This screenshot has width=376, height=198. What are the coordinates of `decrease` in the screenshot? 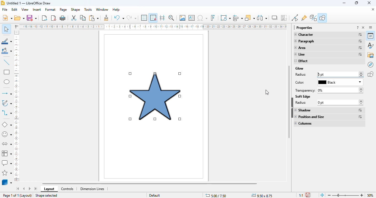 It's located at (361, 76).